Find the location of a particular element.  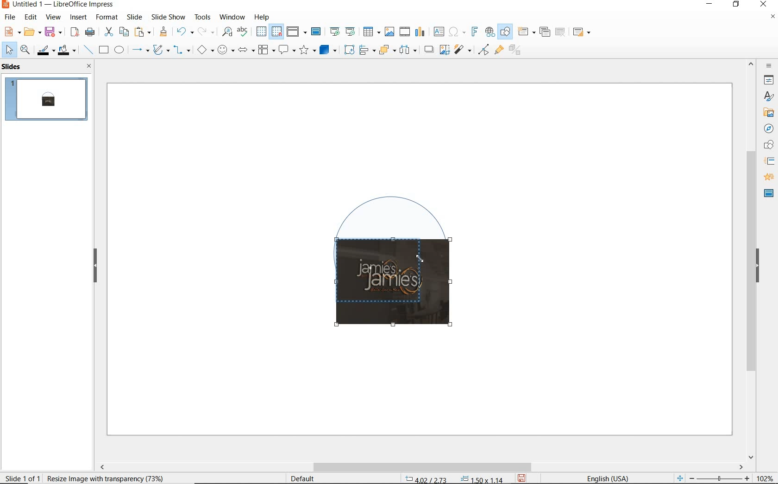

curves & polygons is located at coordinates (161, 50).